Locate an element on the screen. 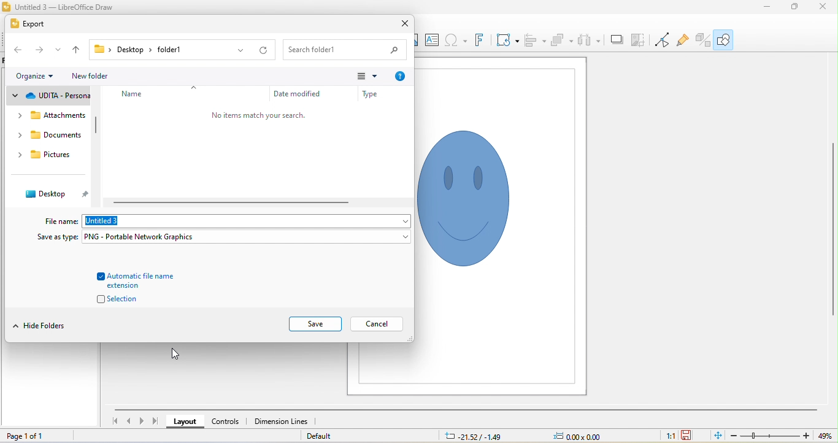 This screenshot has width=838, height=443. drop down is located at coordinates (21, 155).